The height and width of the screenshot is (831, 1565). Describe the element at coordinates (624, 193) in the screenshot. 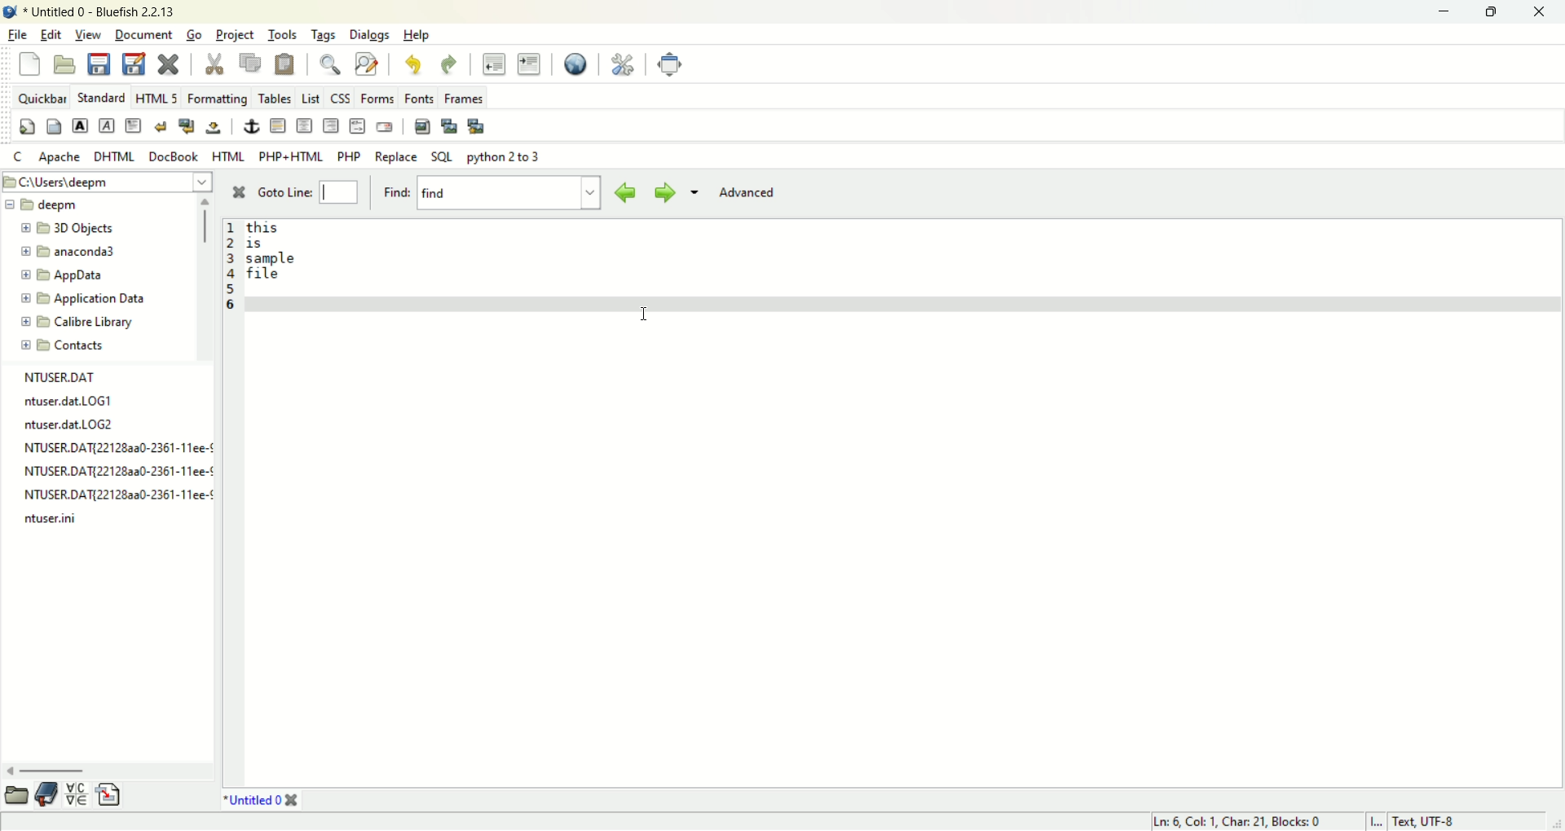

I see `previous` at that location.